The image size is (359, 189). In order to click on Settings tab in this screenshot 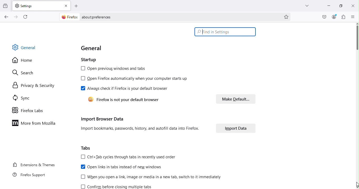, I will do `click(37, 5)`.